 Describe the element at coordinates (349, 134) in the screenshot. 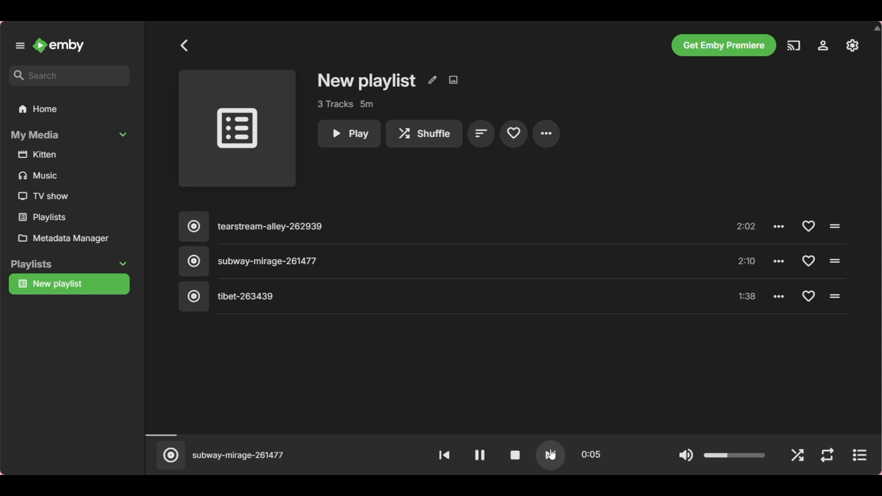

I see `Play` at that location.